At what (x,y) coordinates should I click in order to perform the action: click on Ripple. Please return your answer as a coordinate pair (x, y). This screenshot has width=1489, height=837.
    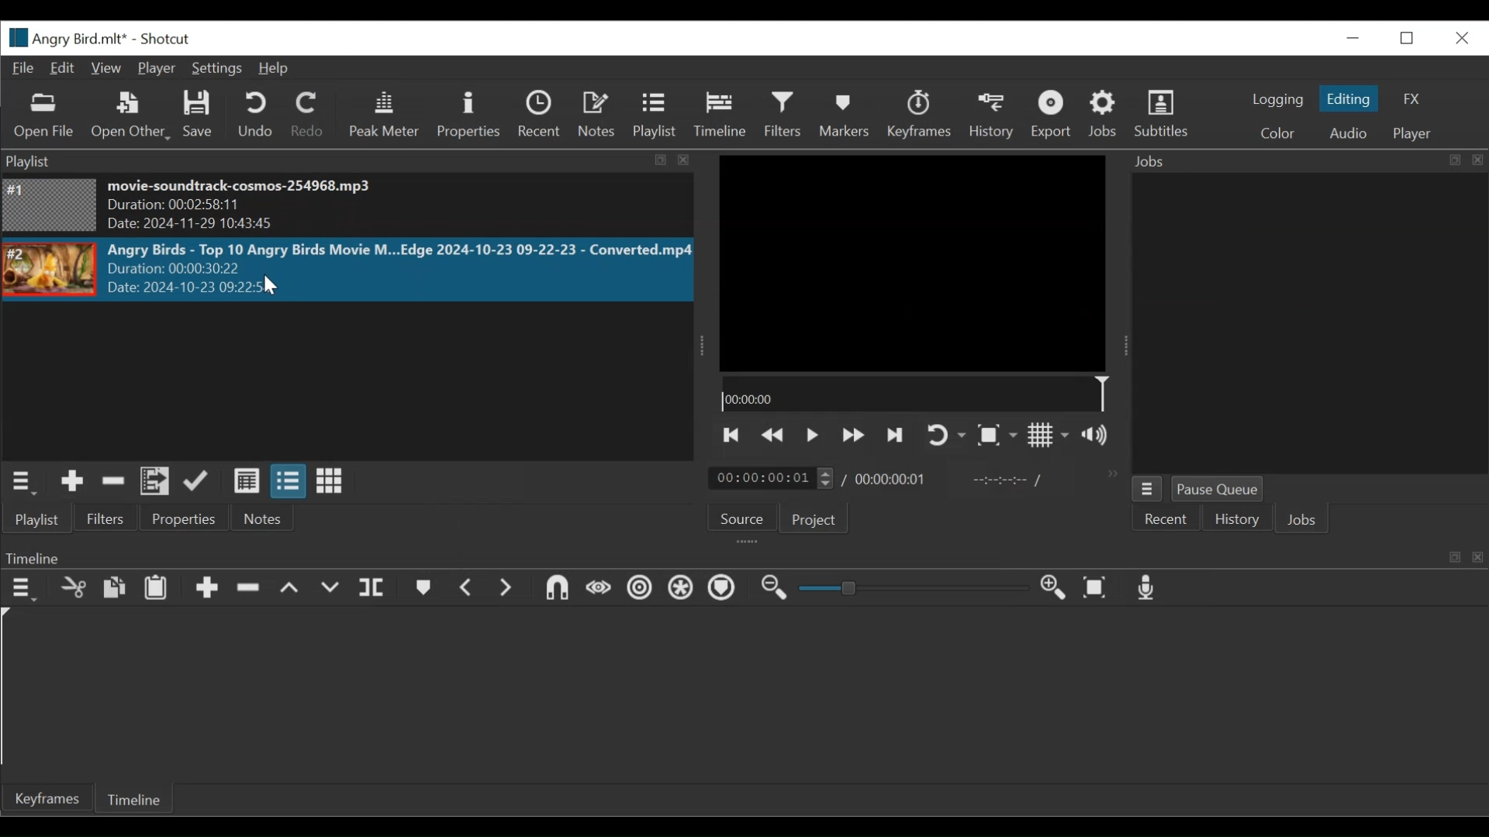
    Looking at the image, I should click on (639, 591).